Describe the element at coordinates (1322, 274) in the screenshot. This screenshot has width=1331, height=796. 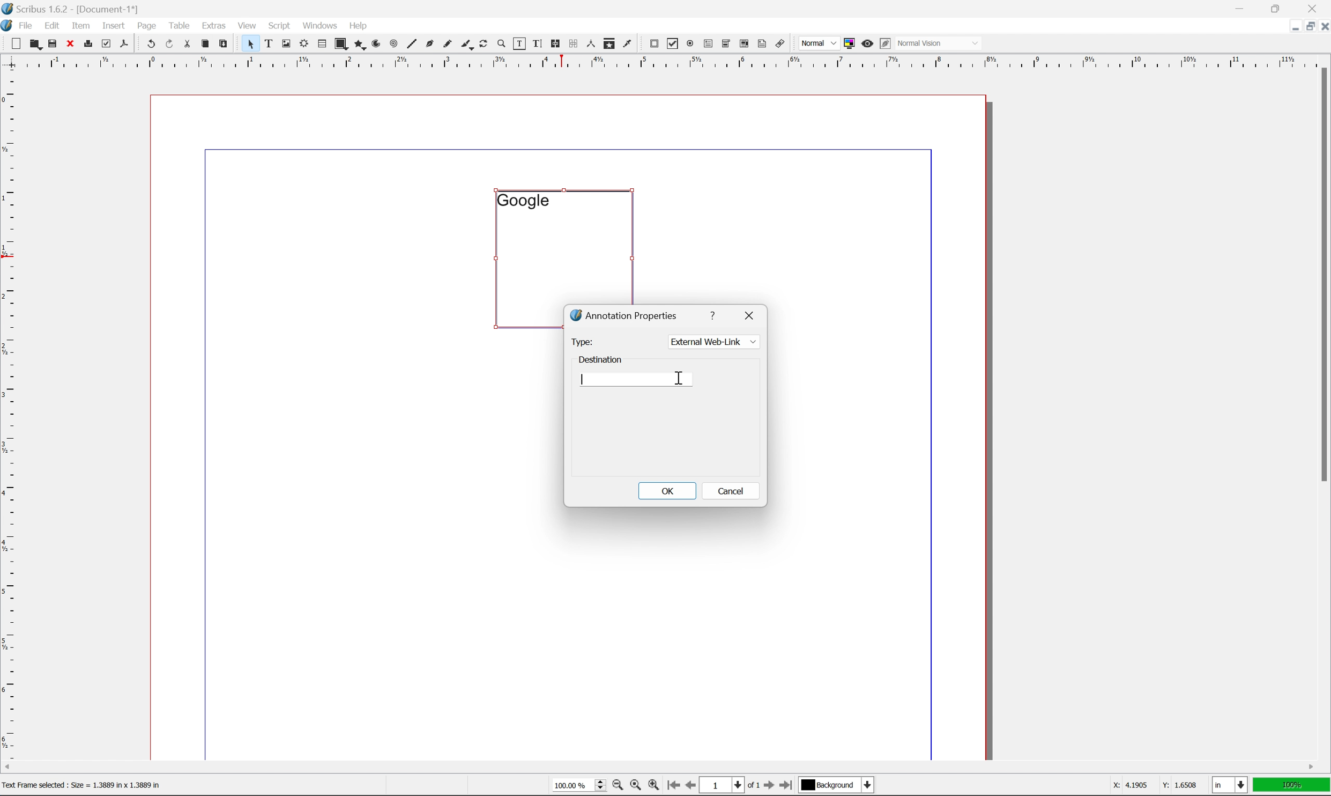
I see `scroll bar` at that location.